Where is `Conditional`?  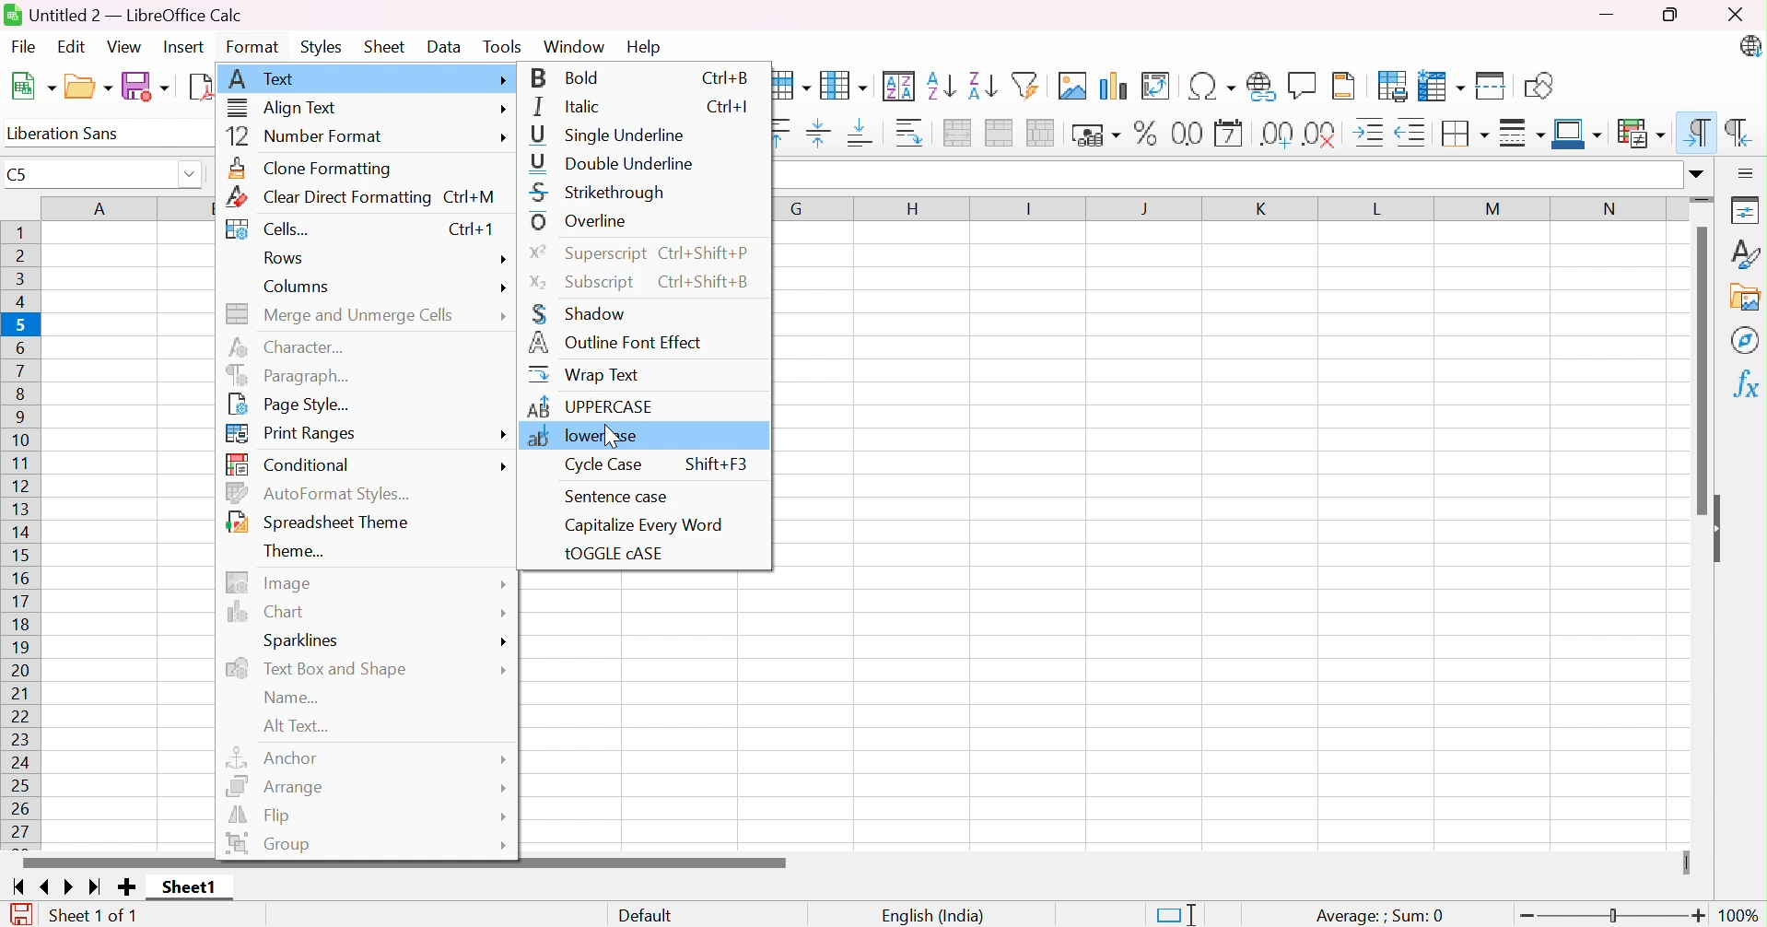 Conditional is located at coordinates (1642, 133).